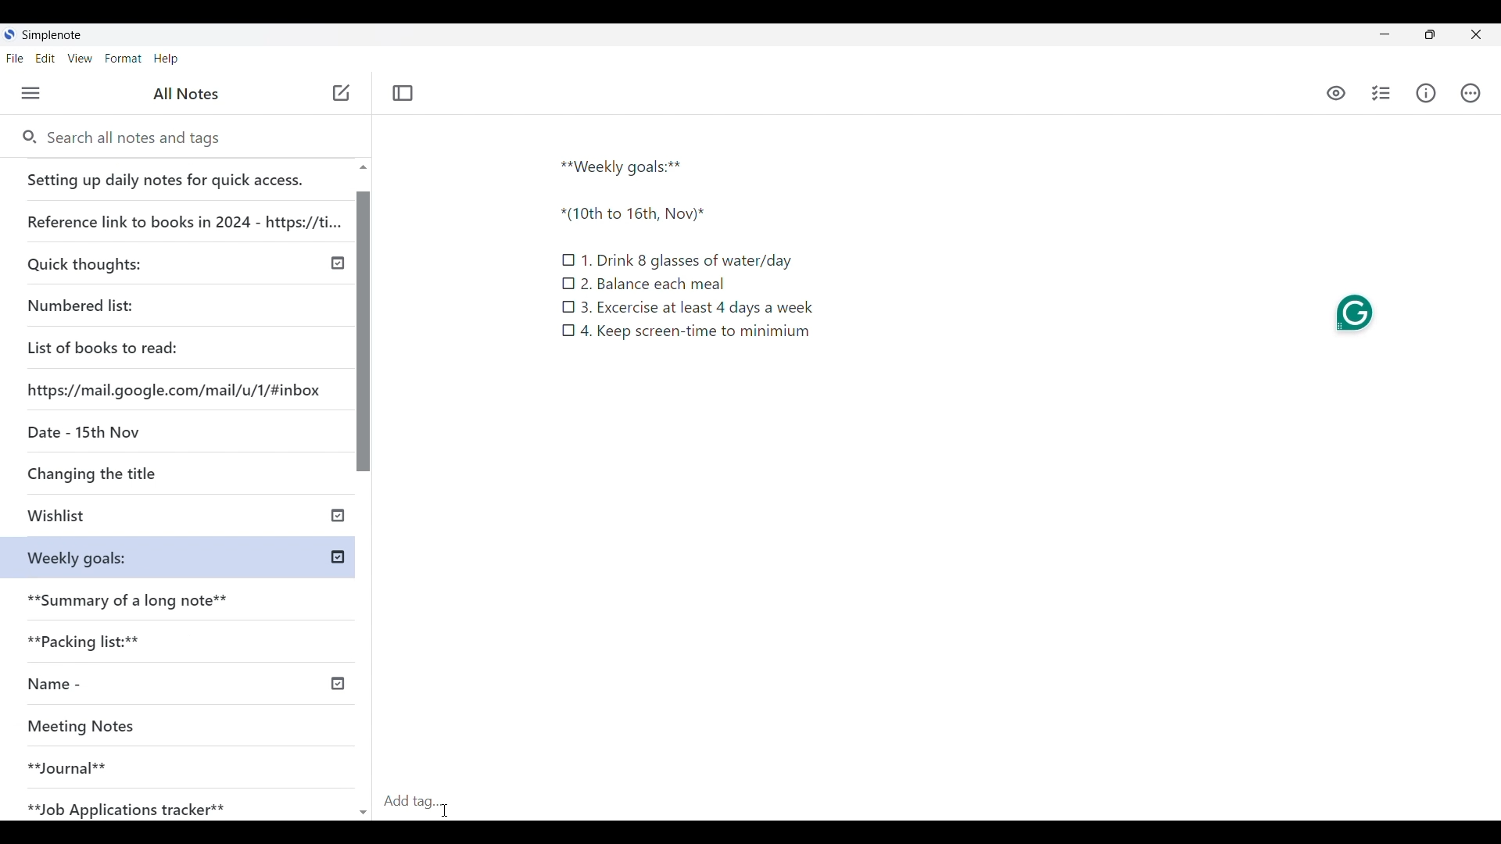  What do you see at coordinates (707, 267) in the screenshot?
I see `**Weekly goals:**

*(10th to 16th, Nov)*

O 1. Drink 8 glasses of water/day

0 2. Balance each meal

0 3. Excercise at least 4 days a week
O 4. Keep screen-time to minimium` at bounding box center [707, 267].